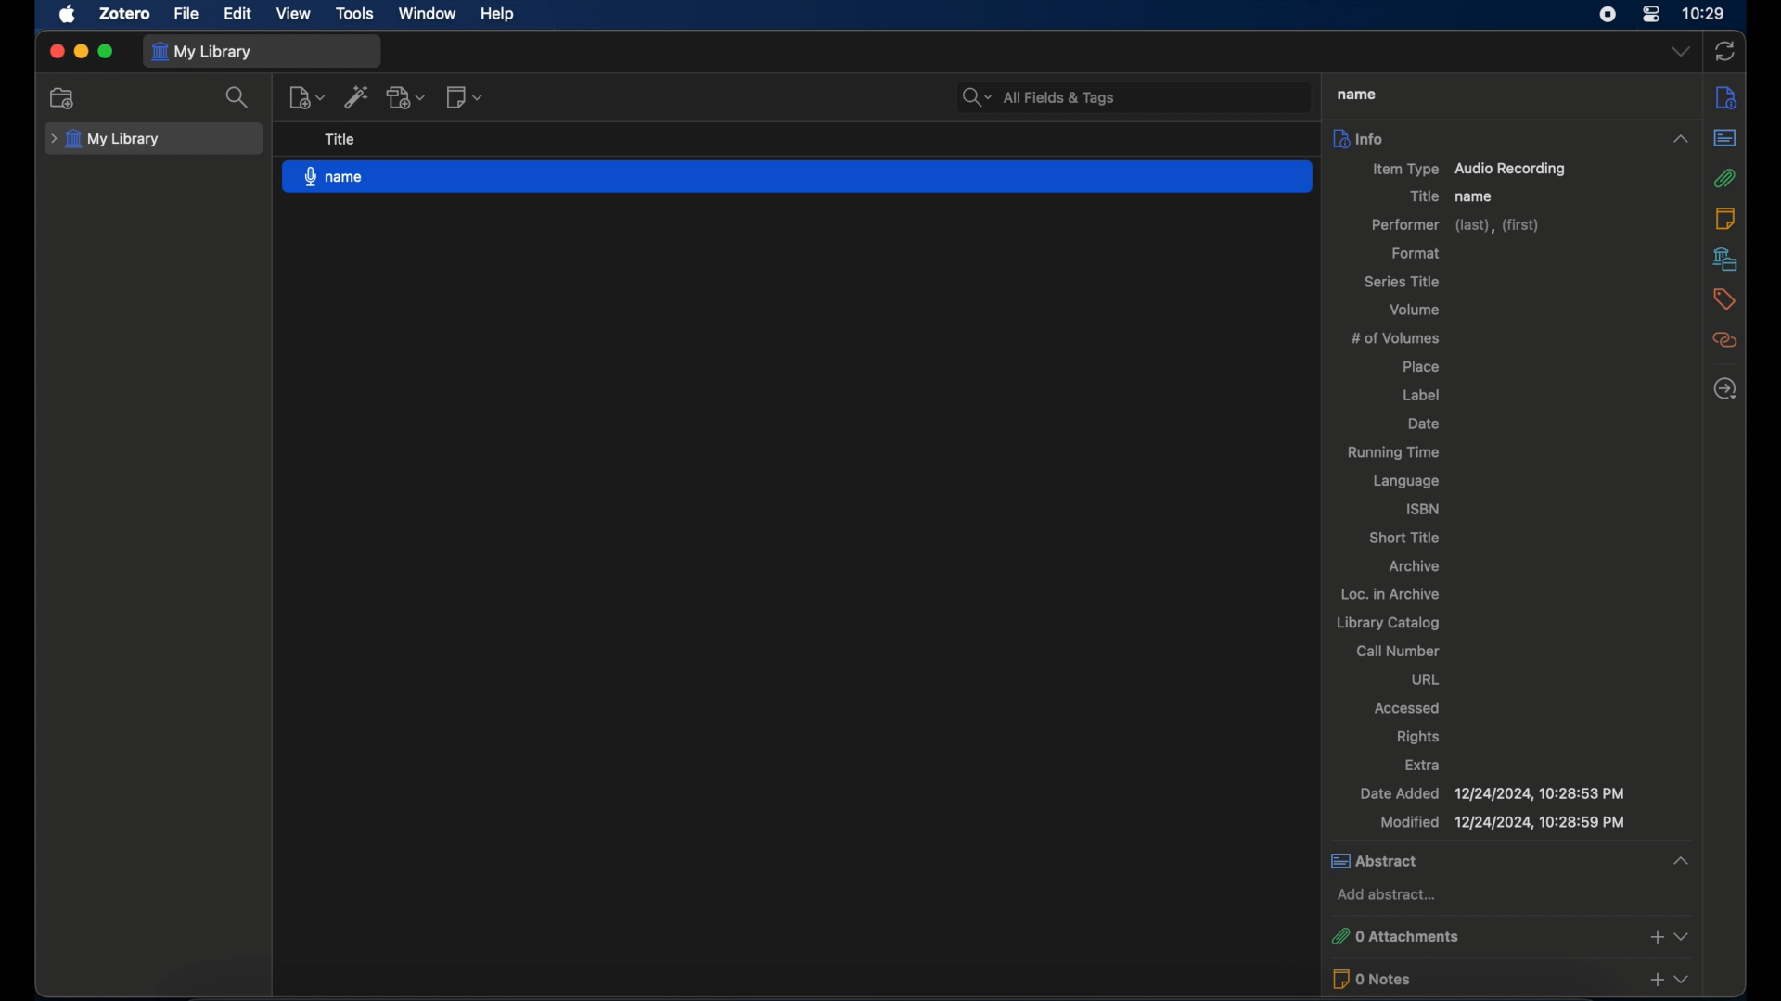  Describe the element at coordinates (80, 51) in the screenshot. I see `minimize` at that location.